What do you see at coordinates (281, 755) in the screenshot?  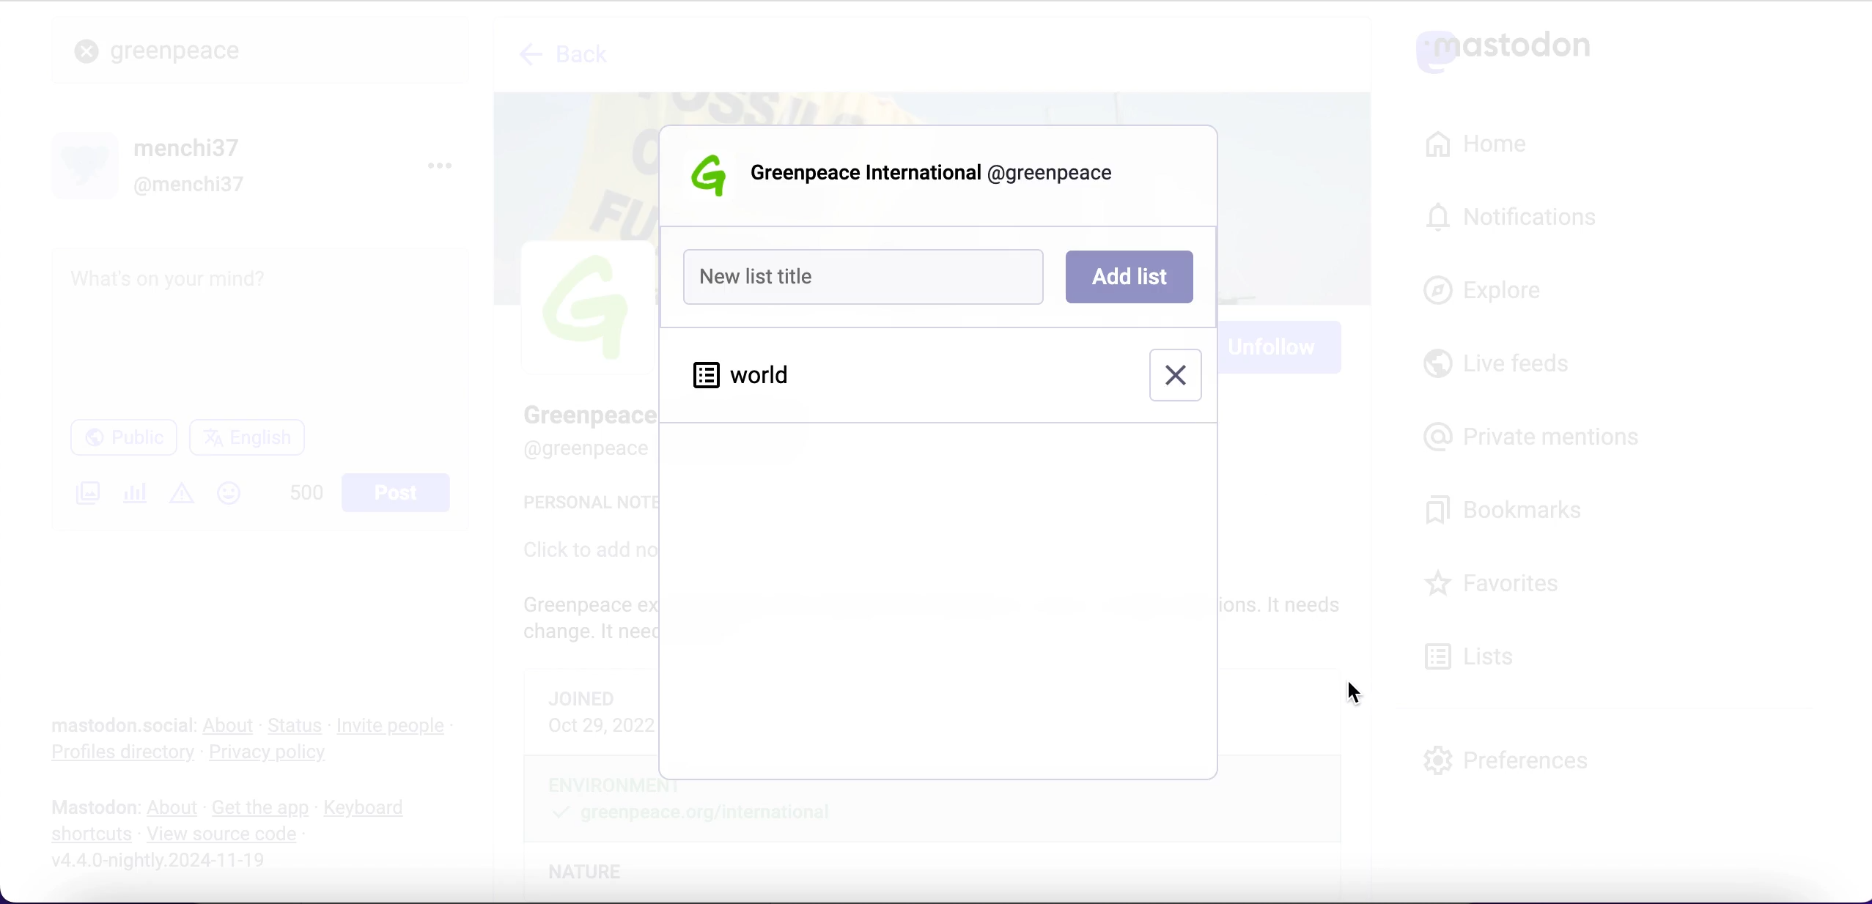 I see `privacy policy` at bounding box center [281, 755].